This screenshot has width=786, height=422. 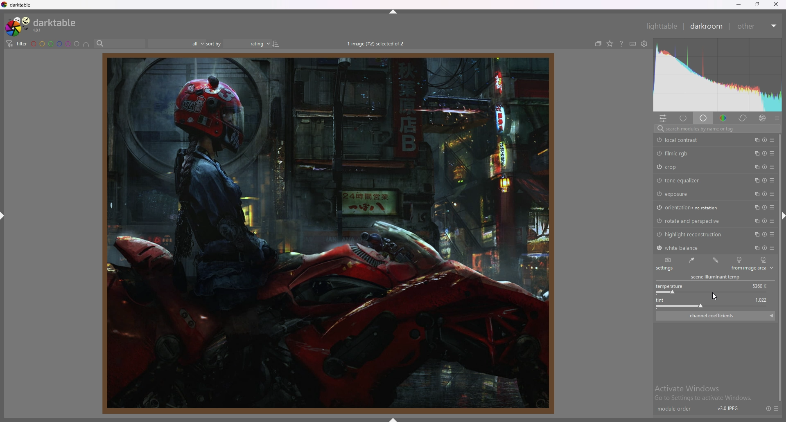 What do you see at coordinates (668, 260) in the screenshot?
I see `as shot` at bounding box center [668, 260].